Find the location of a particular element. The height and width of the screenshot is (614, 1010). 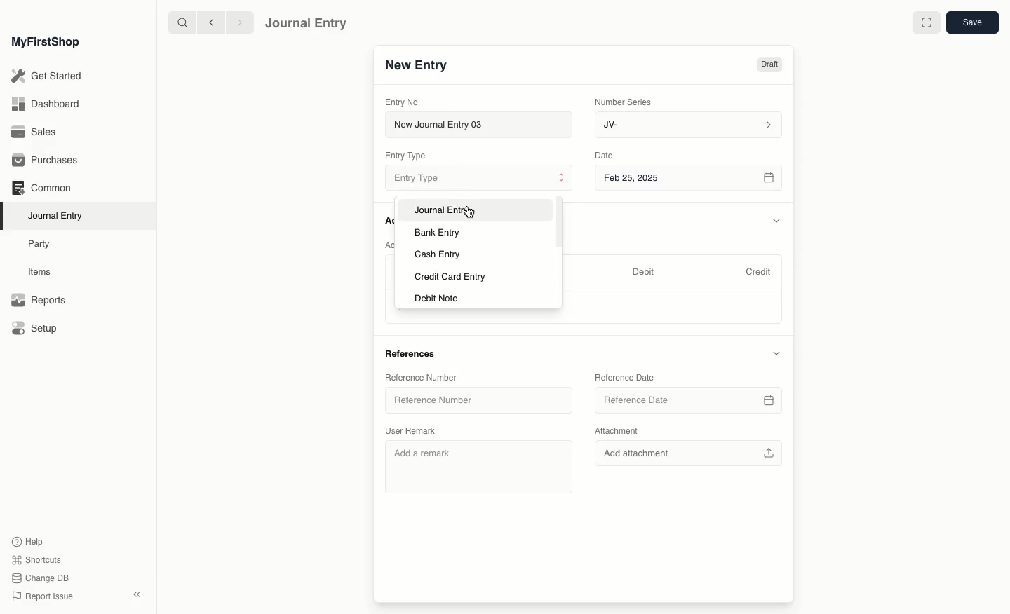

Cash Entry is located at coordinates (436, 254).